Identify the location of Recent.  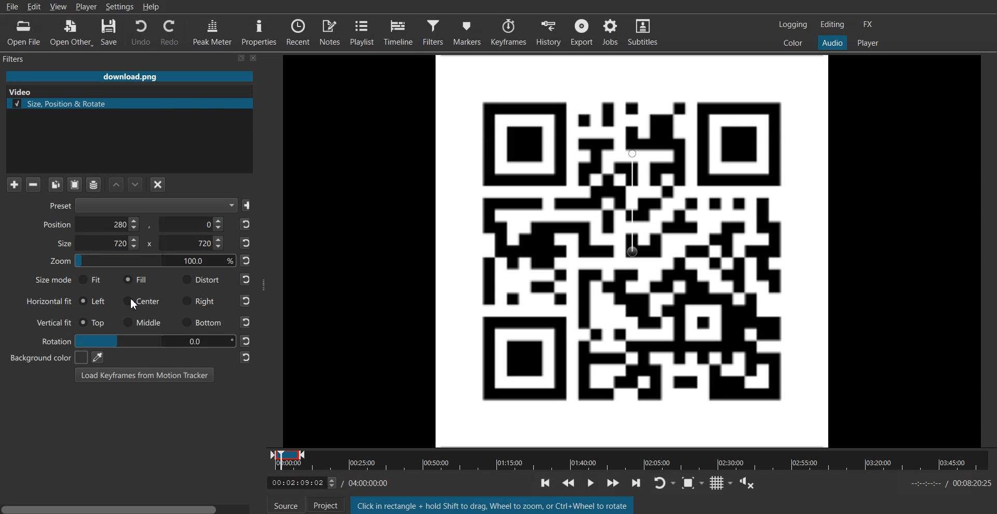
(299, 32).